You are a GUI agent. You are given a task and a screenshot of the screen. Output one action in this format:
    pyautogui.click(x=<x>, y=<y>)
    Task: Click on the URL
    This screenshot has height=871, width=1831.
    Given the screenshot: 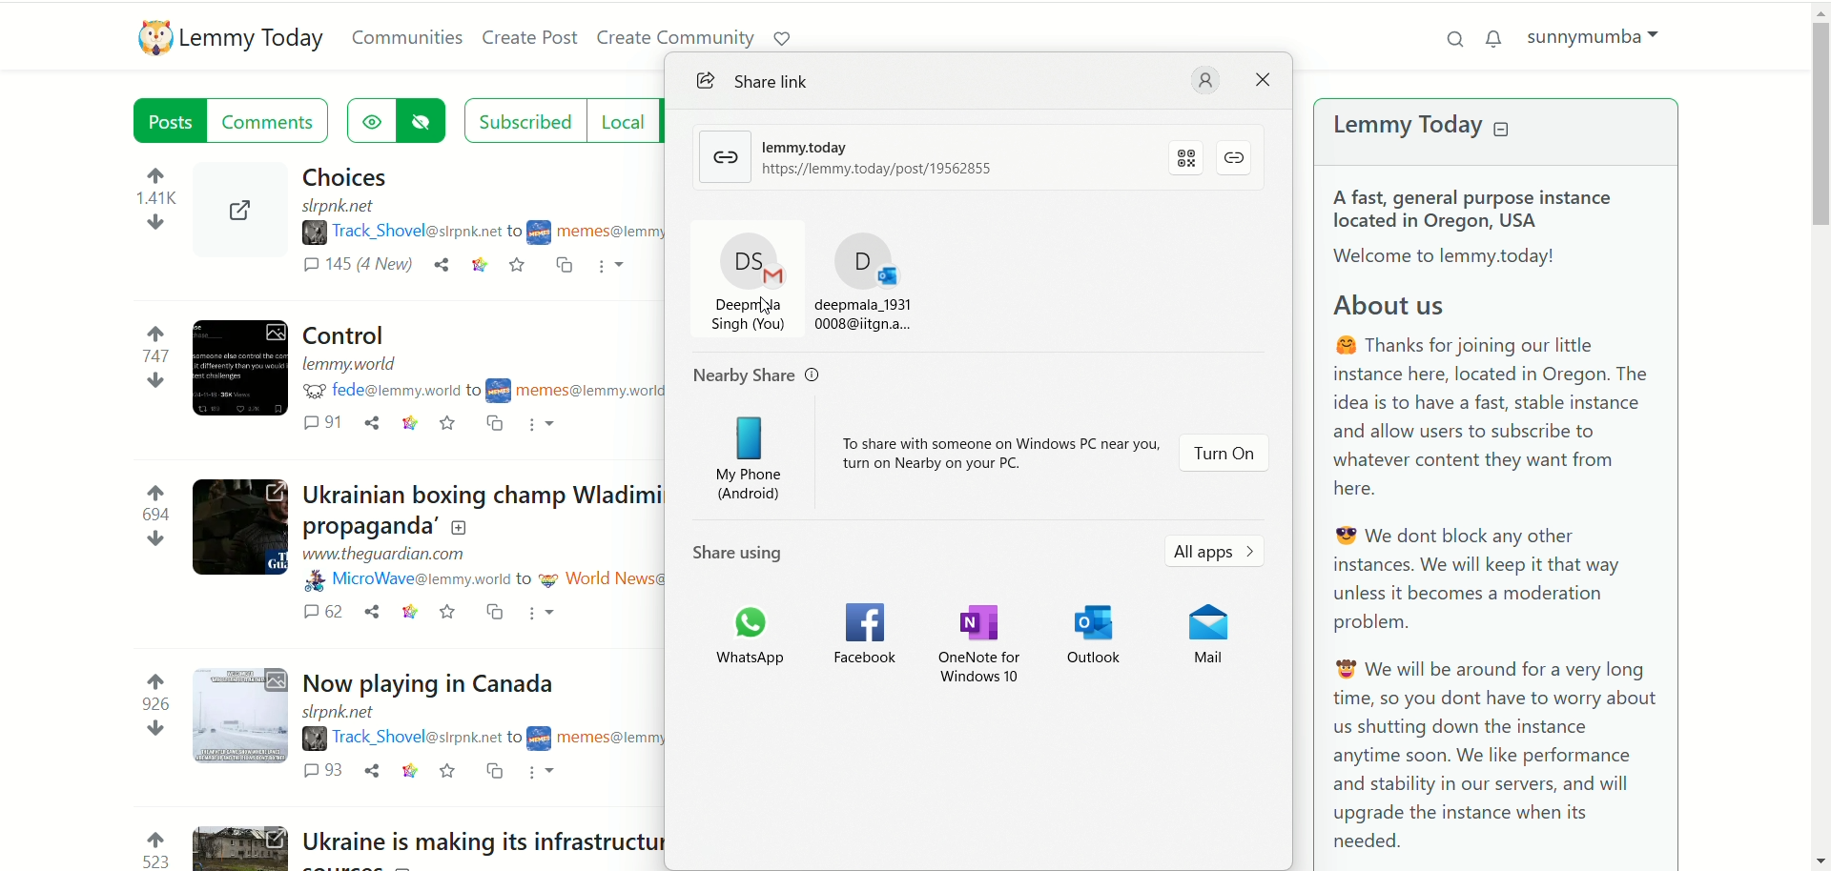 What is the action you would take?
    pyautogui.click(x=388, y=556)
    